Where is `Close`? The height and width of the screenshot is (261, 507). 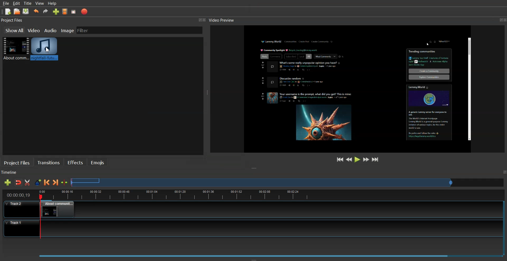 Close is located at coordinates (206, 20).